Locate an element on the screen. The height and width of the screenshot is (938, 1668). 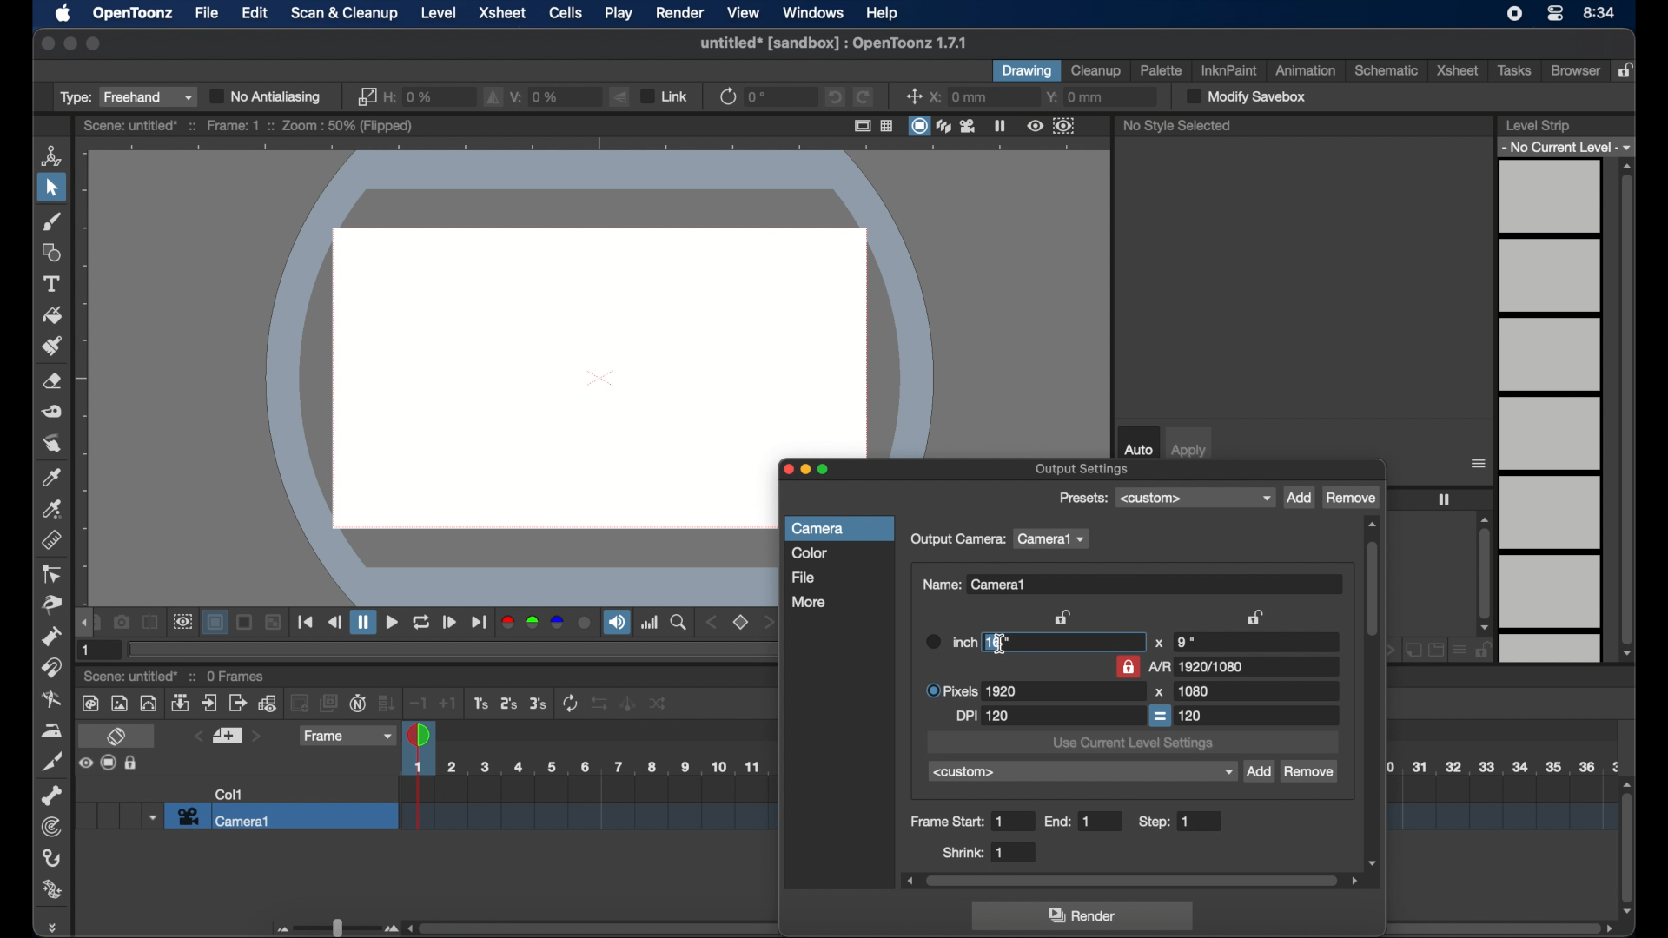
link is located at coordinates (364, 96).